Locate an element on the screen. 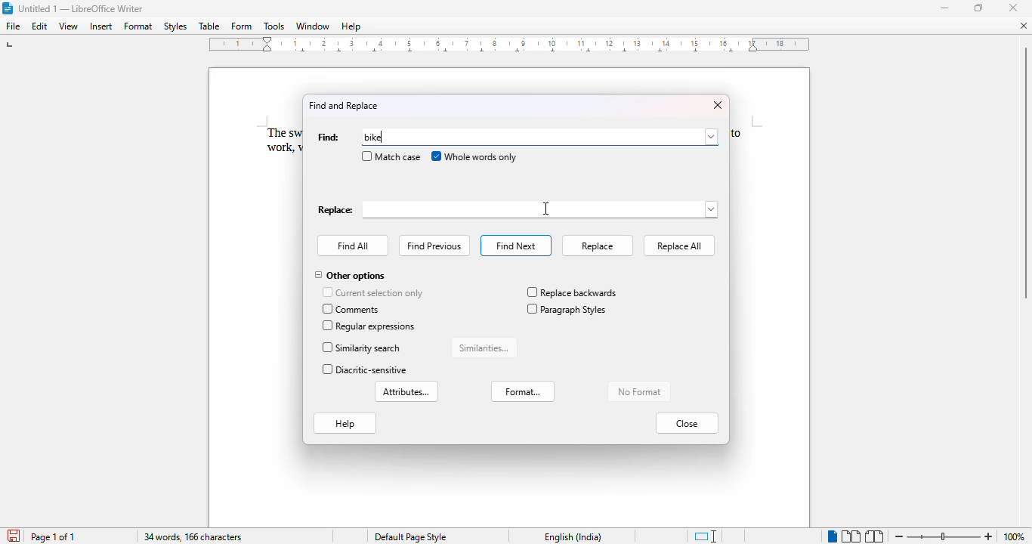 This screenshot has width=1032, height=544. table is located at coordinates (209, 26).